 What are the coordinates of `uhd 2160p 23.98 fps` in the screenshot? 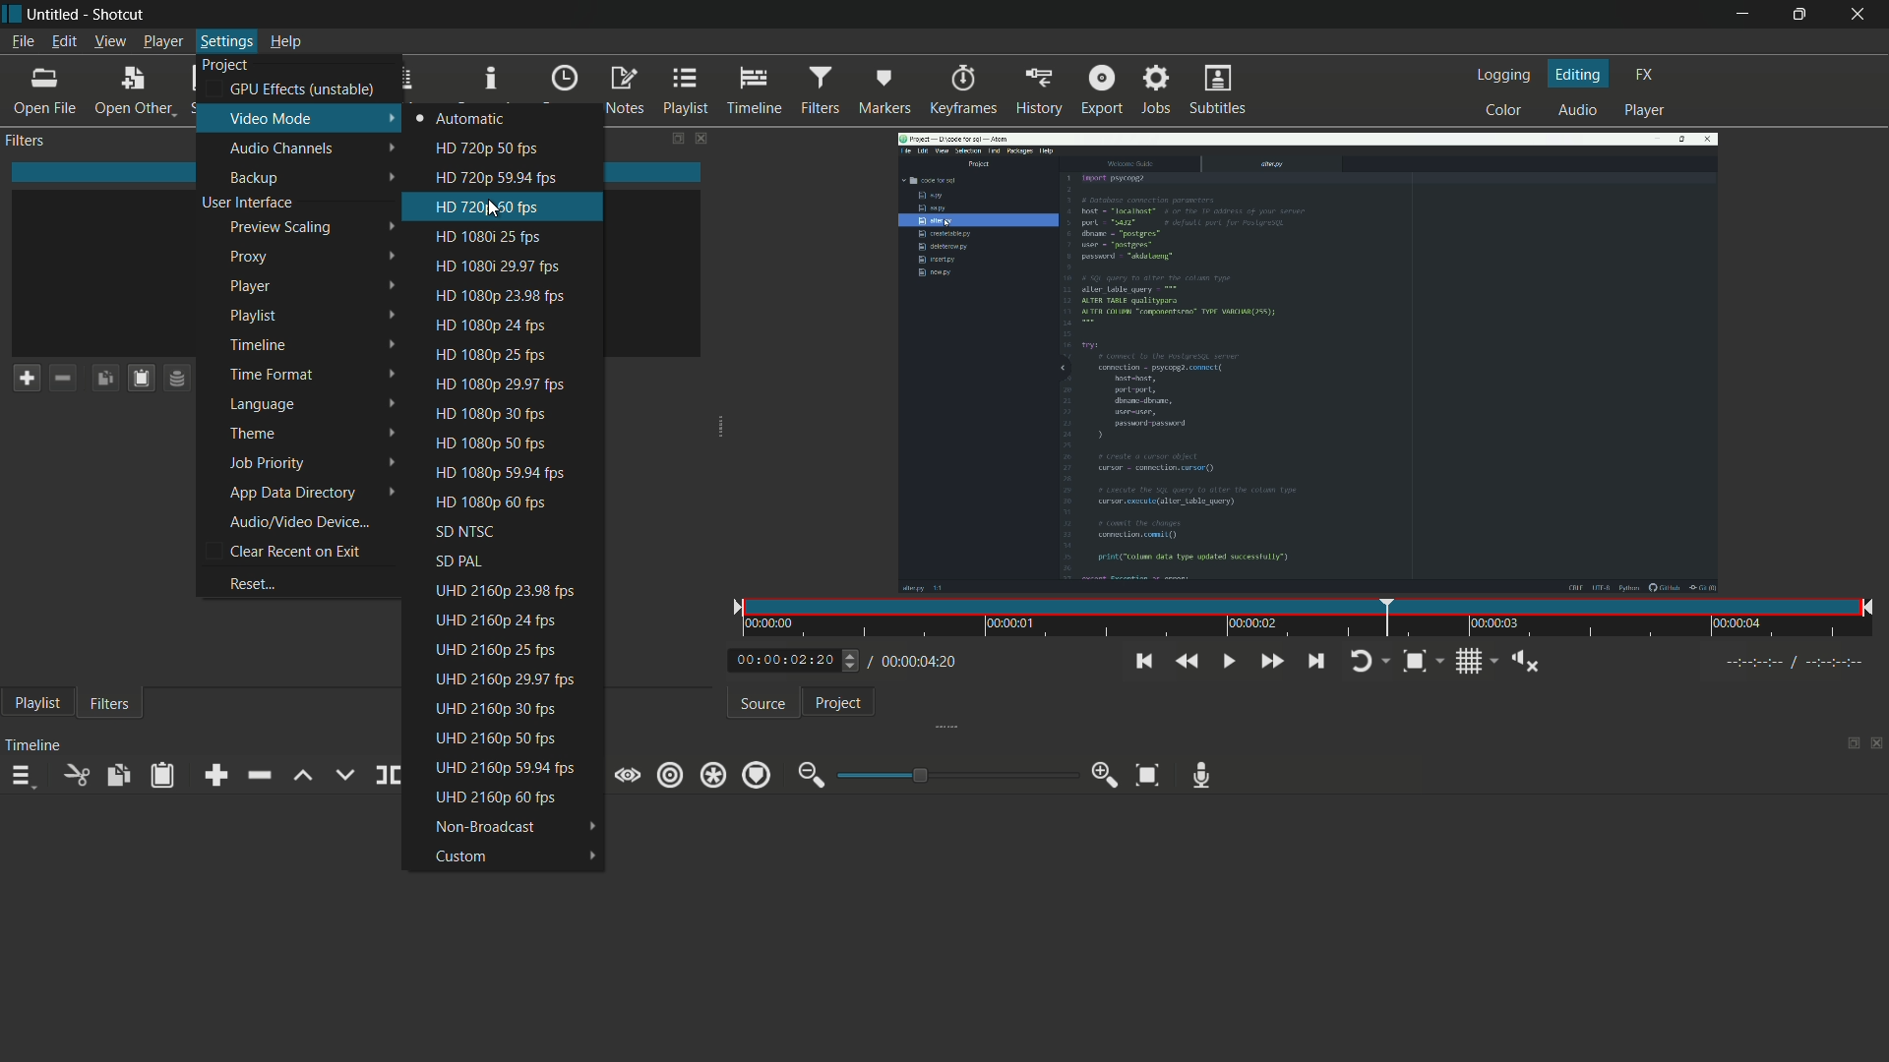 It's located at (506, 590).